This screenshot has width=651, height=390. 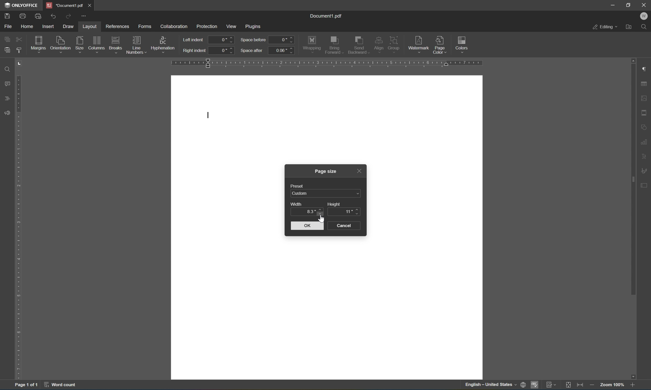 I want to click on wrapping, so click(x=312, y=44).